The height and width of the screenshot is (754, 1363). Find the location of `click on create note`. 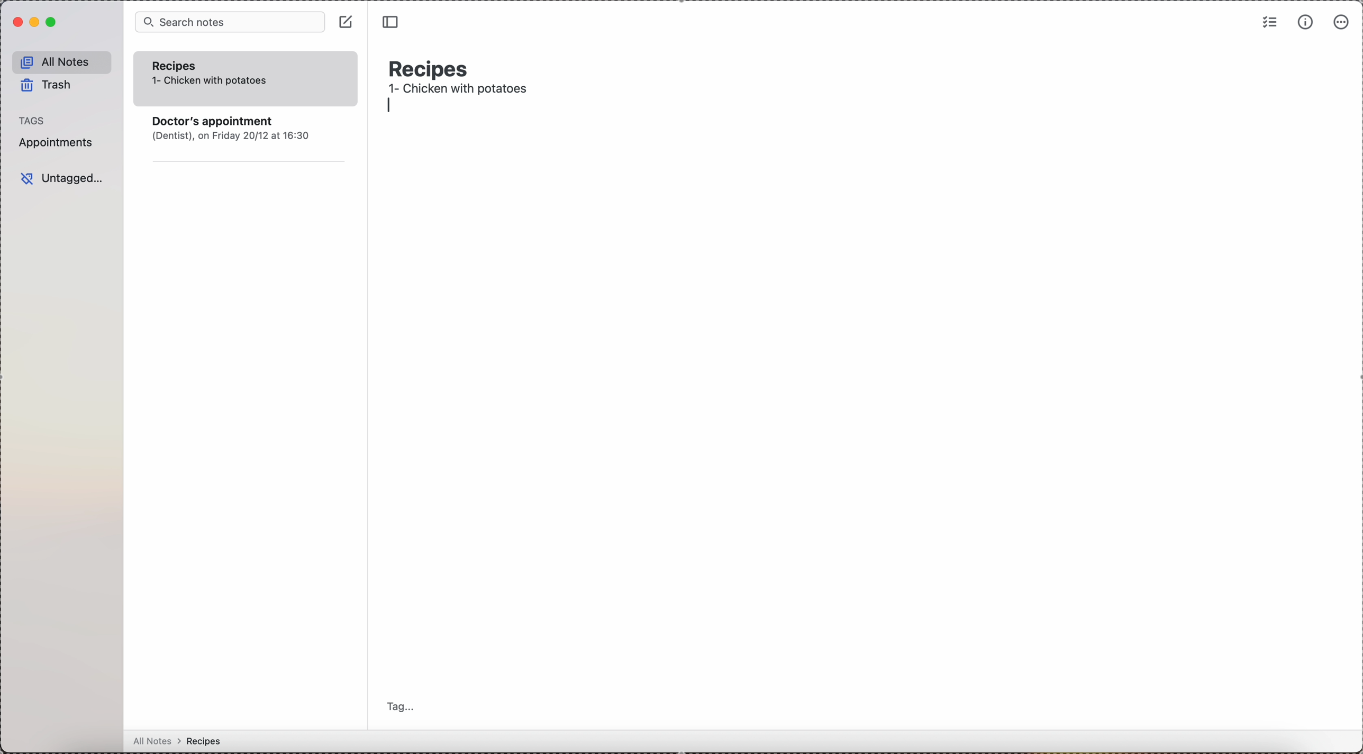

click on create note is located at coordinates (345, 22).